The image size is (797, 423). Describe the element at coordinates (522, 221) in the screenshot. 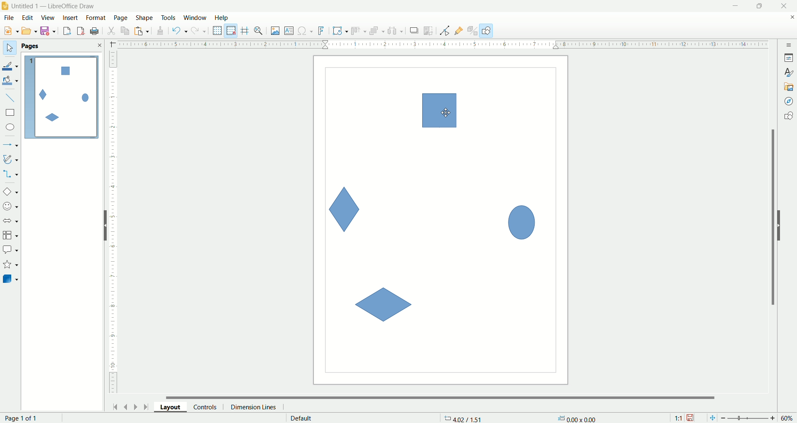

I see `unselected shape` at that location.